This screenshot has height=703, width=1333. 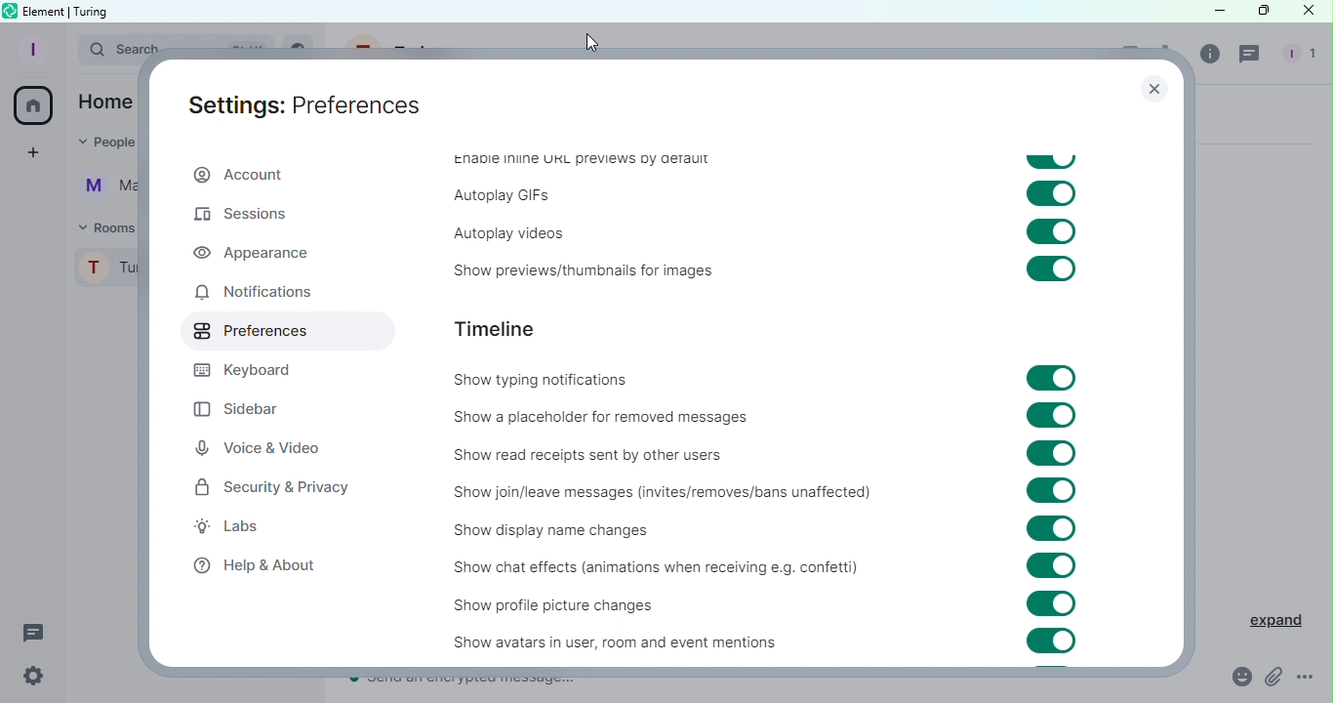 I want to click on Cursor, so click(x=1309, y=12).